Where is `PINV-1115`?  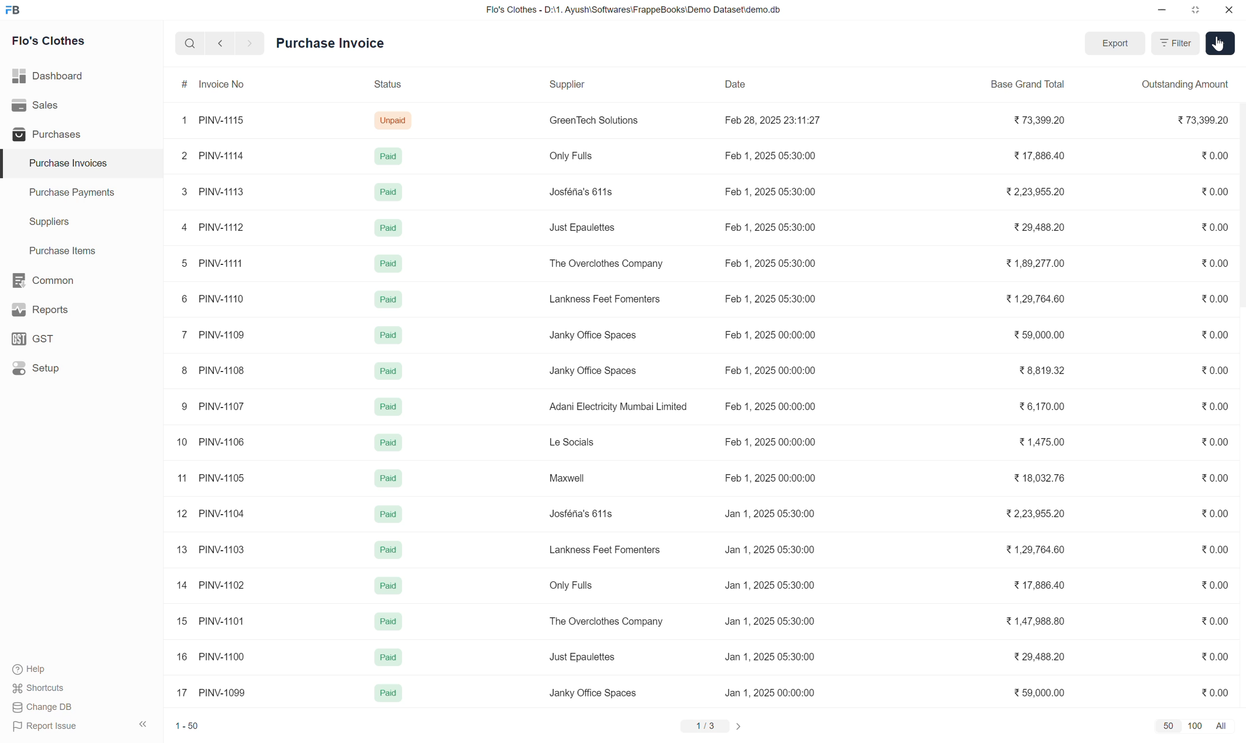 PINV-1115 is located at coordinates (224, 119).